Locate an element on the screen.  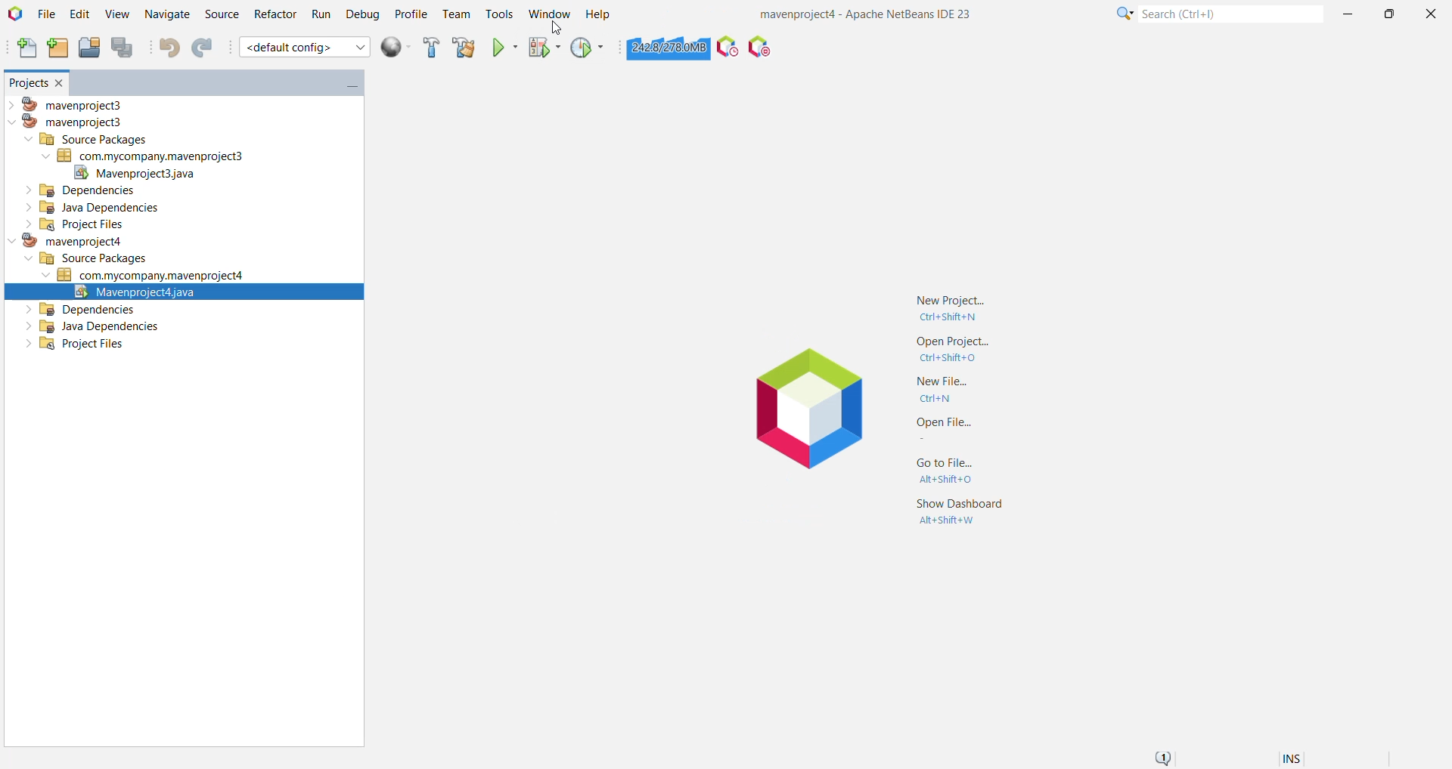
New File is located at coordinates (23, 49).